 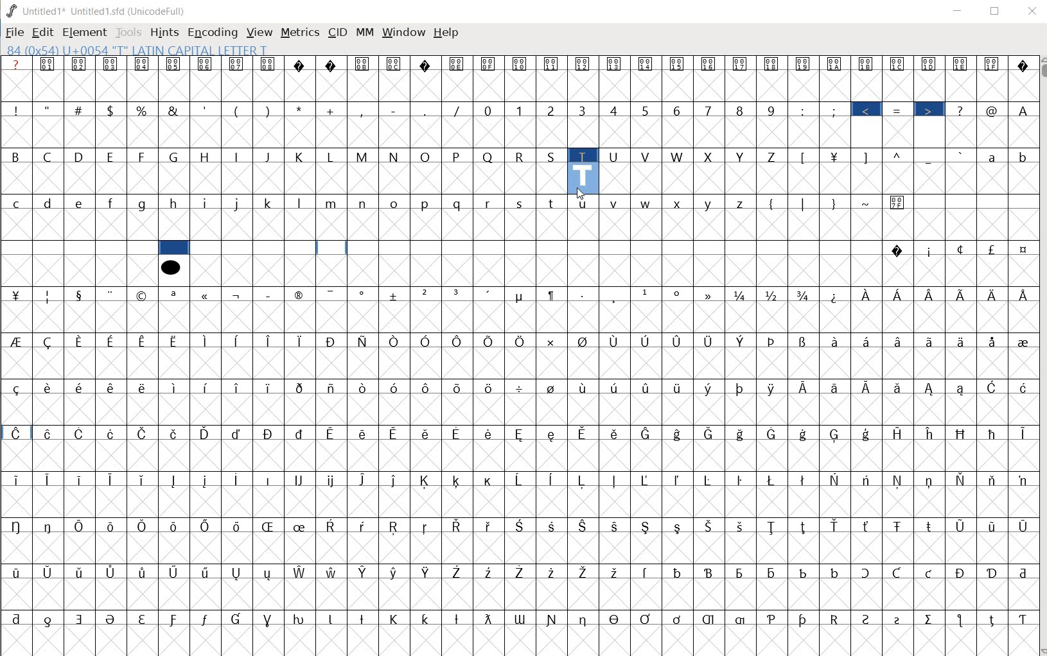 What do you see at coordinates (129, 31) in the screenshot?
I see `tools` at bounding box center [129, 31].